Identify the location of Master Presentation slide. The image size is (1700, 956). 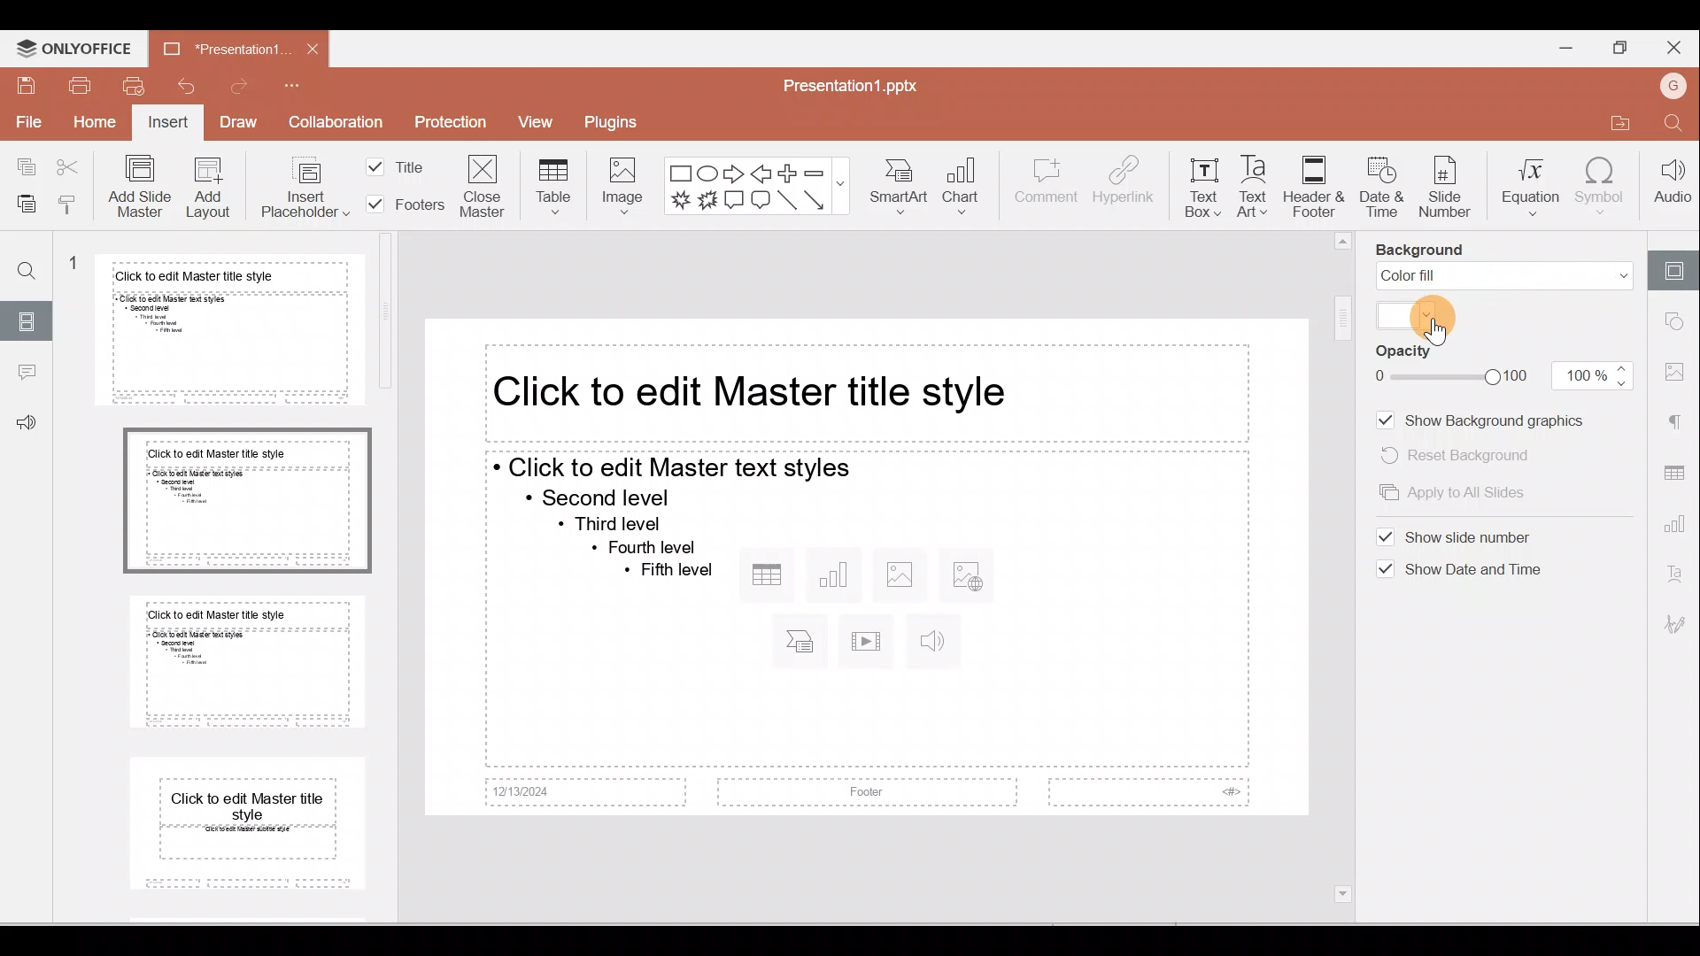
(867, 569).